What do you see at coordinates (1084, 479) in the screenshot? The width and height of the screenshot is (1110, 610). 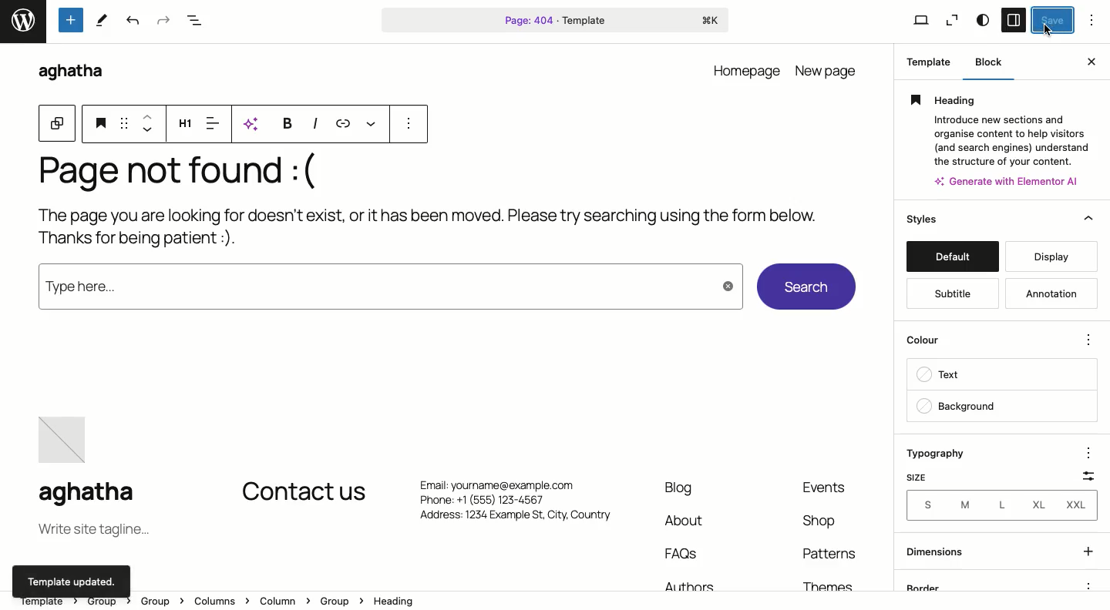 I see `Scale` at bounding box center [1084, 479].